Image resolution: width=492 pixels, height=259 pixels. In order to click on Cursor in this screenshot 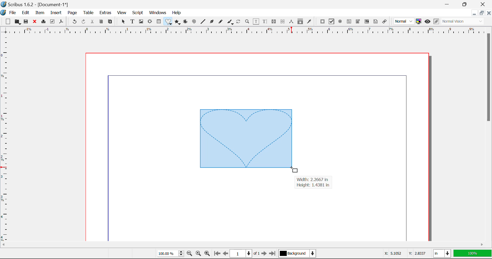, I will do `click(295, 170)`.